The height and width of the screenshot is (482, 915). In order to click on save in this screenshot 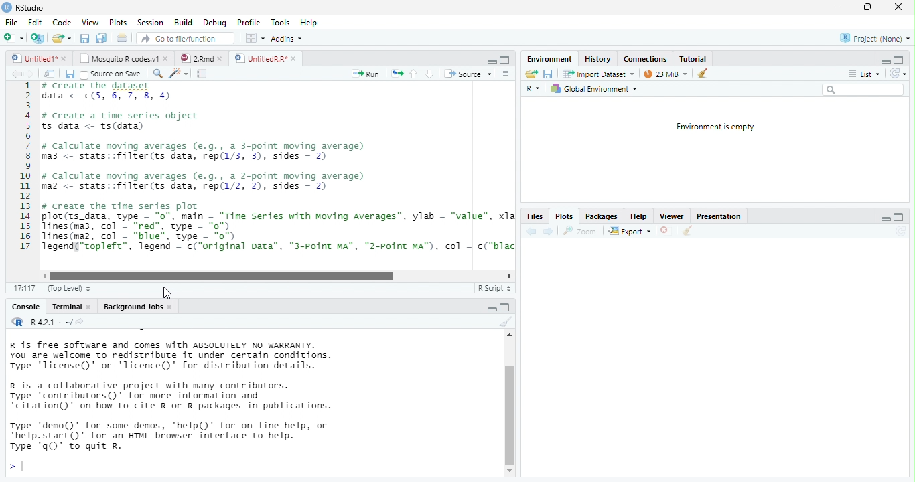, I will do `click(69, 74)`.